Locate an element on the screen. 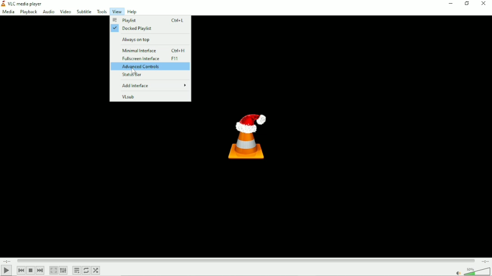 The width and height of the screenshot is (492, 276). Previous is located at coordinates (21, 270).